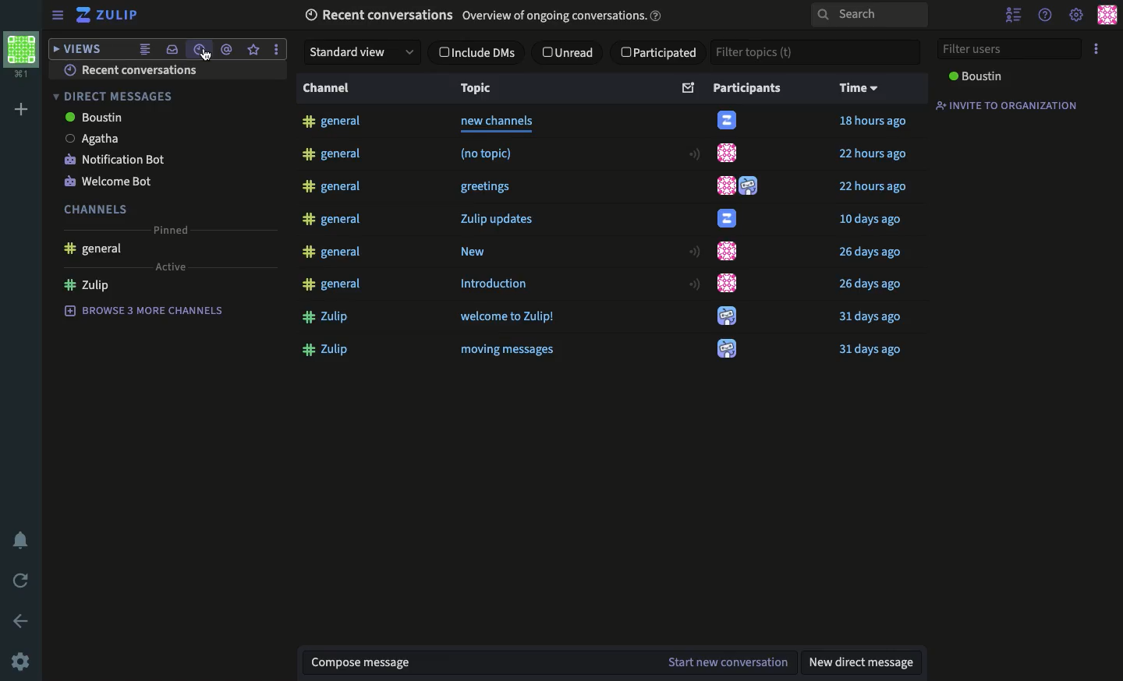 The image size is (1123, 681). I want to click on zulip, so click(328, 350).